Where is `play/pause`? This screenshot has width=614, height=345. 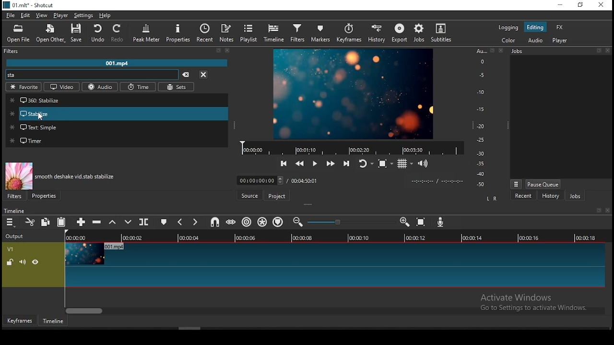 play/pause is located at coordinates (313, 164).